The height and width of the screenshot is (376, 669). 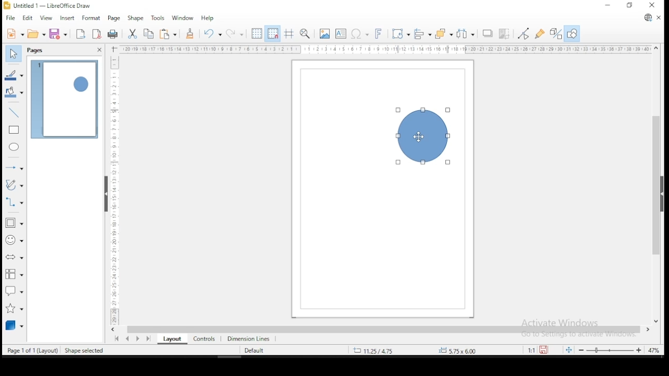 What do you see at coordinates (208, 18) in the screenshot?
I see `help` at bounding box center [208, 18].